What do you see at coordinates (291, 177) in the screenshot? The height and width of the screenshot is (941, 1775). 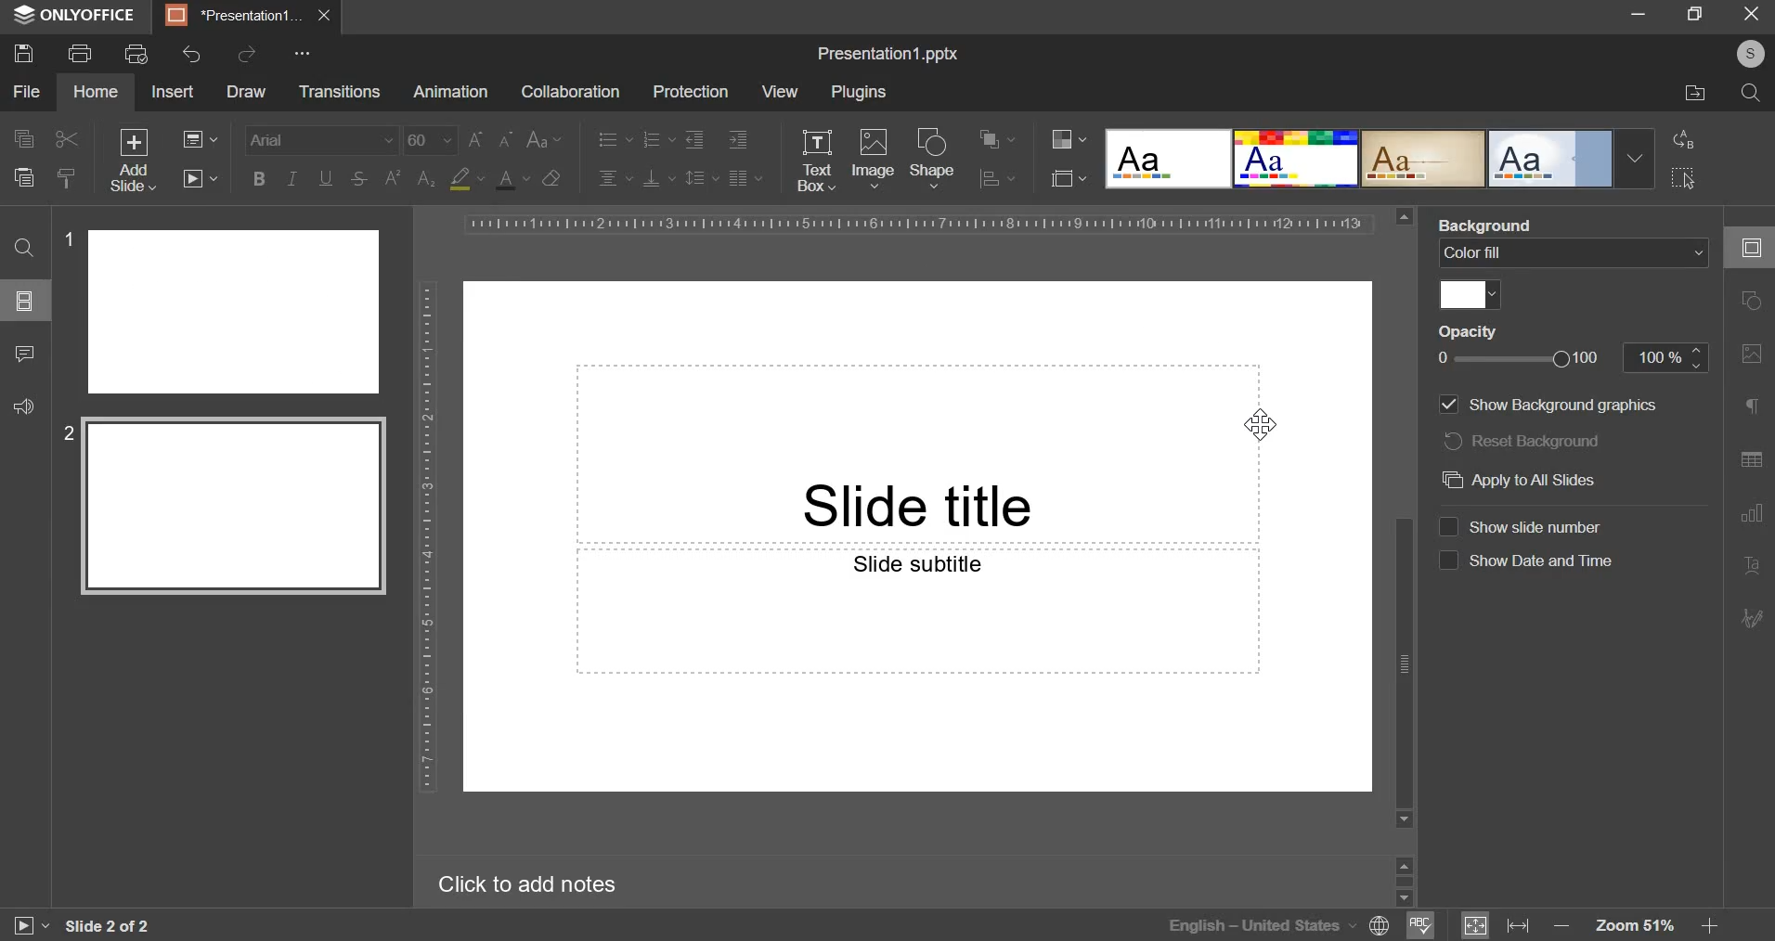 I see `italics` at bounding box center [291, 177].